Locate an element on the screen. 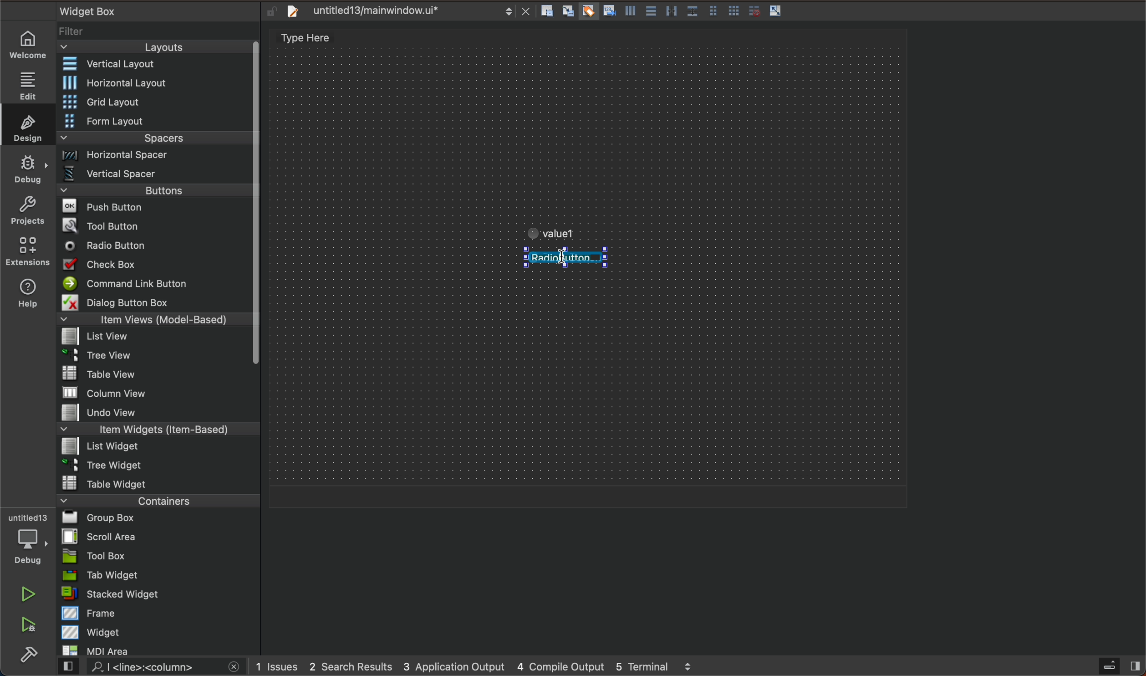 The image size is (1146, 676). start typing is located at coordinates (564, 234).